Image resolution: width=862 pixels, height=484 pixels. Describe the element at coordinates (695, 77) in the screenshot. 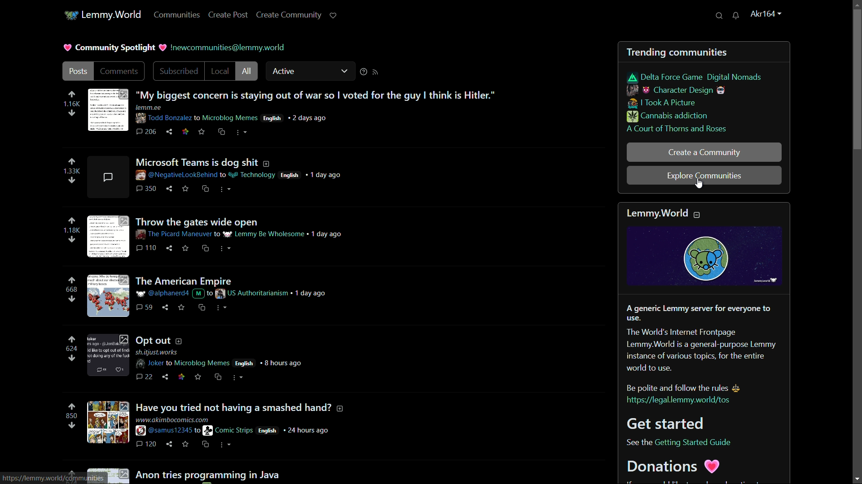

I see `delta force game digital nomads` at that location.